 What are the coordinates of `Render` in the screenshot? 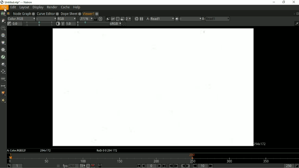 It's located at (52, 7).